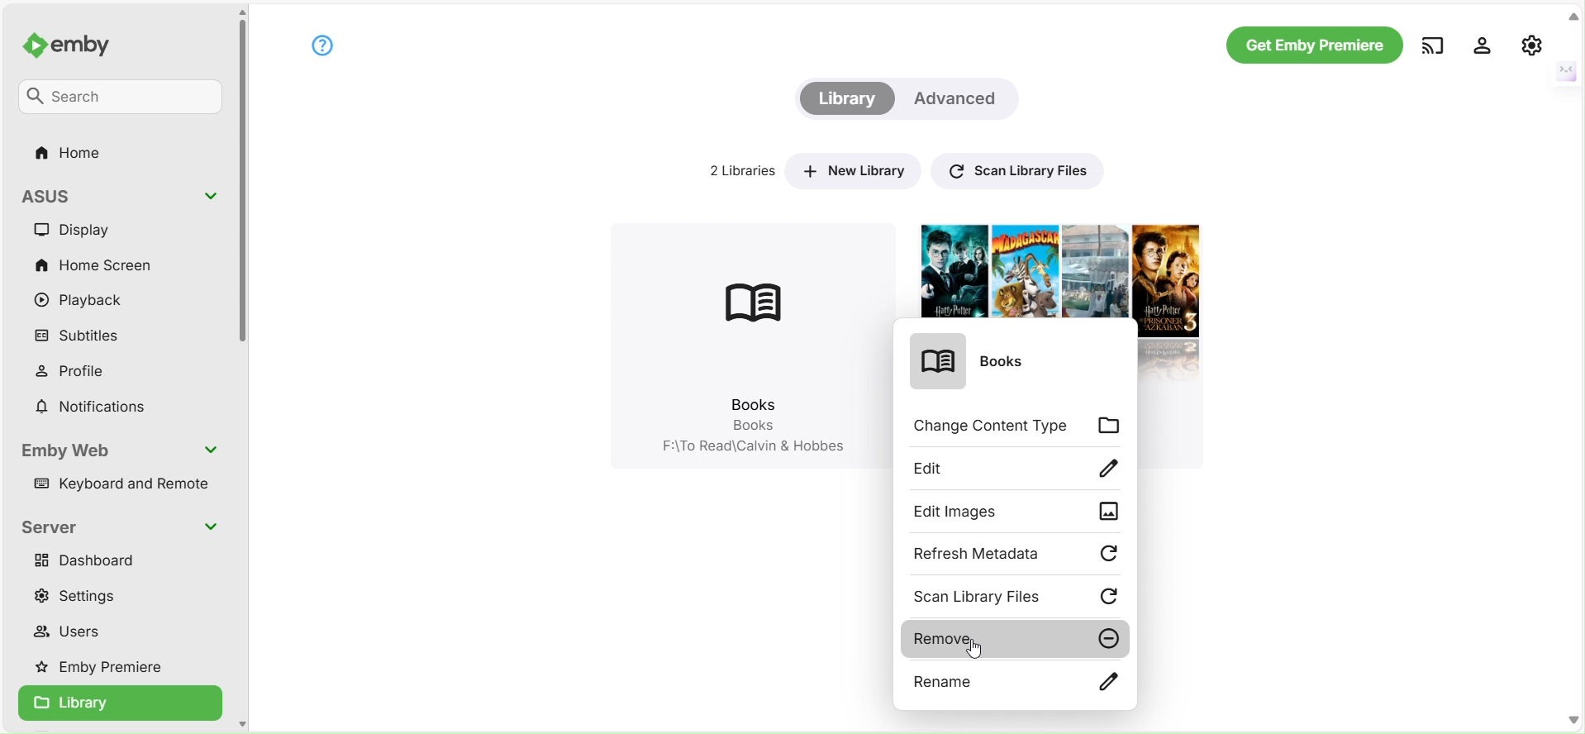 The image size is (1585, 734). Describe the element at coordinates (959, 98) in the screenshot. I see `Advanced` at that location.